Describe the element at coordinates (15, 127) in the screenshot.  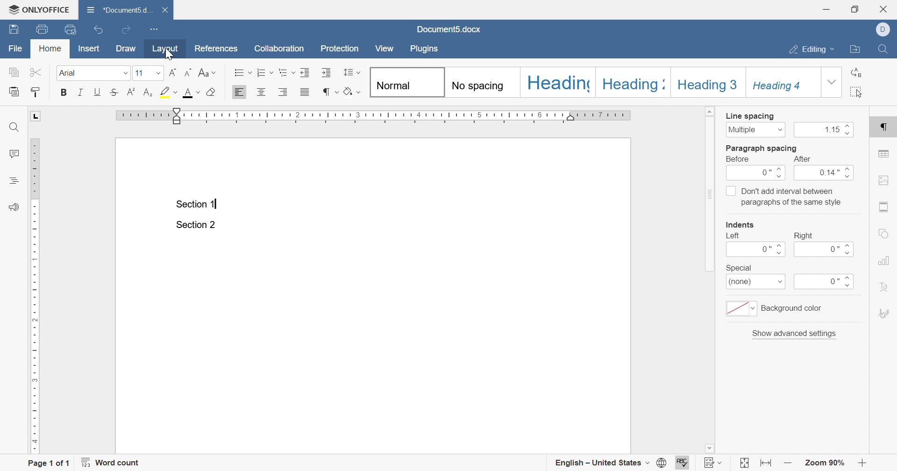
I see `find` at that location.